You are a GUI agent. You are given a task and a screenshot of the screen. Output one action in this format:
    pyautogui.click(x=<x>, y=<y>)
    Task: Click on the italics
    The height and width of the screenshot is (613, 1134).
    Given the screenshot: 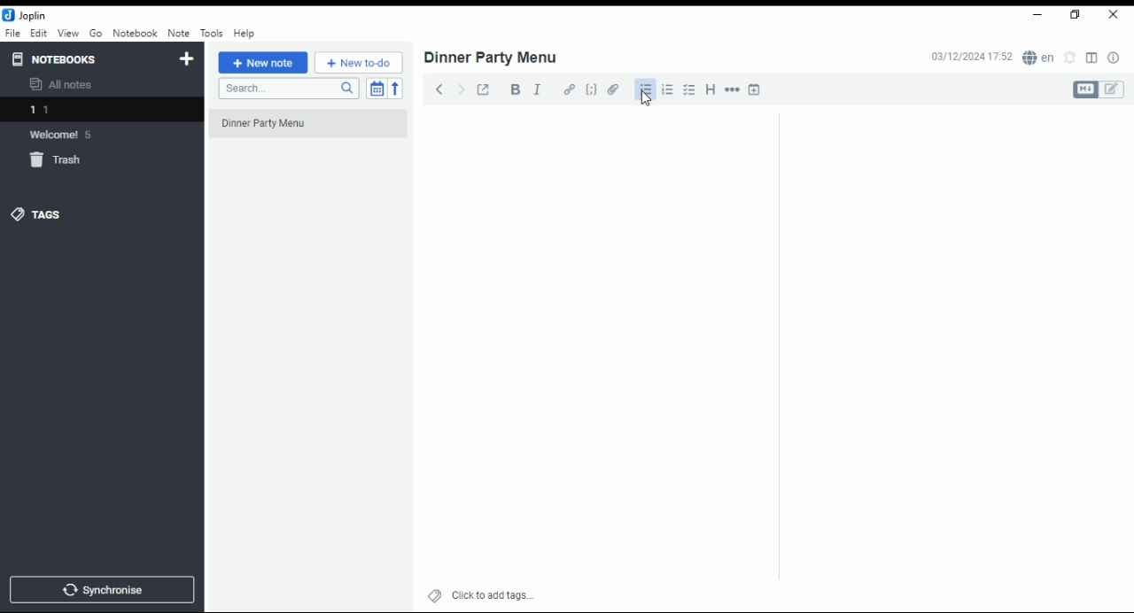 What is the action you would take?
    pyautogui.click(x=538, y=89)
    